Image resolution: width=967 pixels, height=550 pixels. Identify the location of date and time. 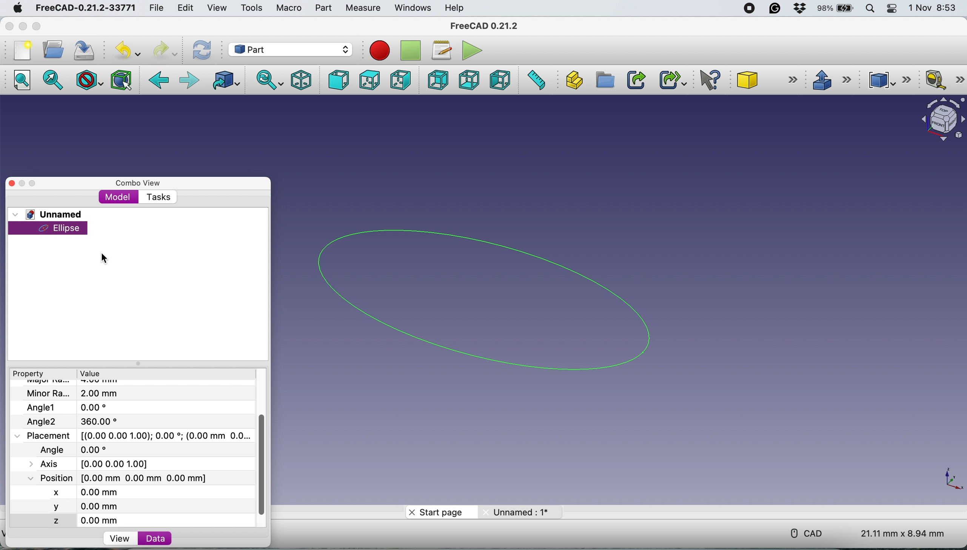
(933, 8).